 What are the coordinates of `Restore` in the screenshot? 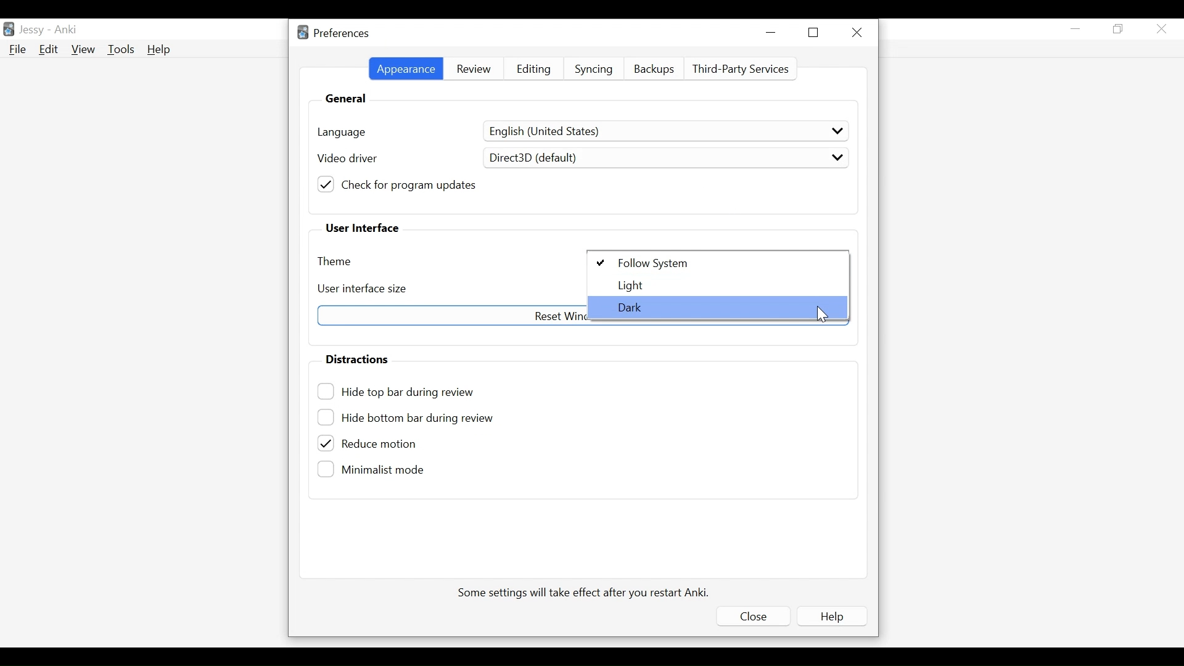 It's located at (1120, 29).